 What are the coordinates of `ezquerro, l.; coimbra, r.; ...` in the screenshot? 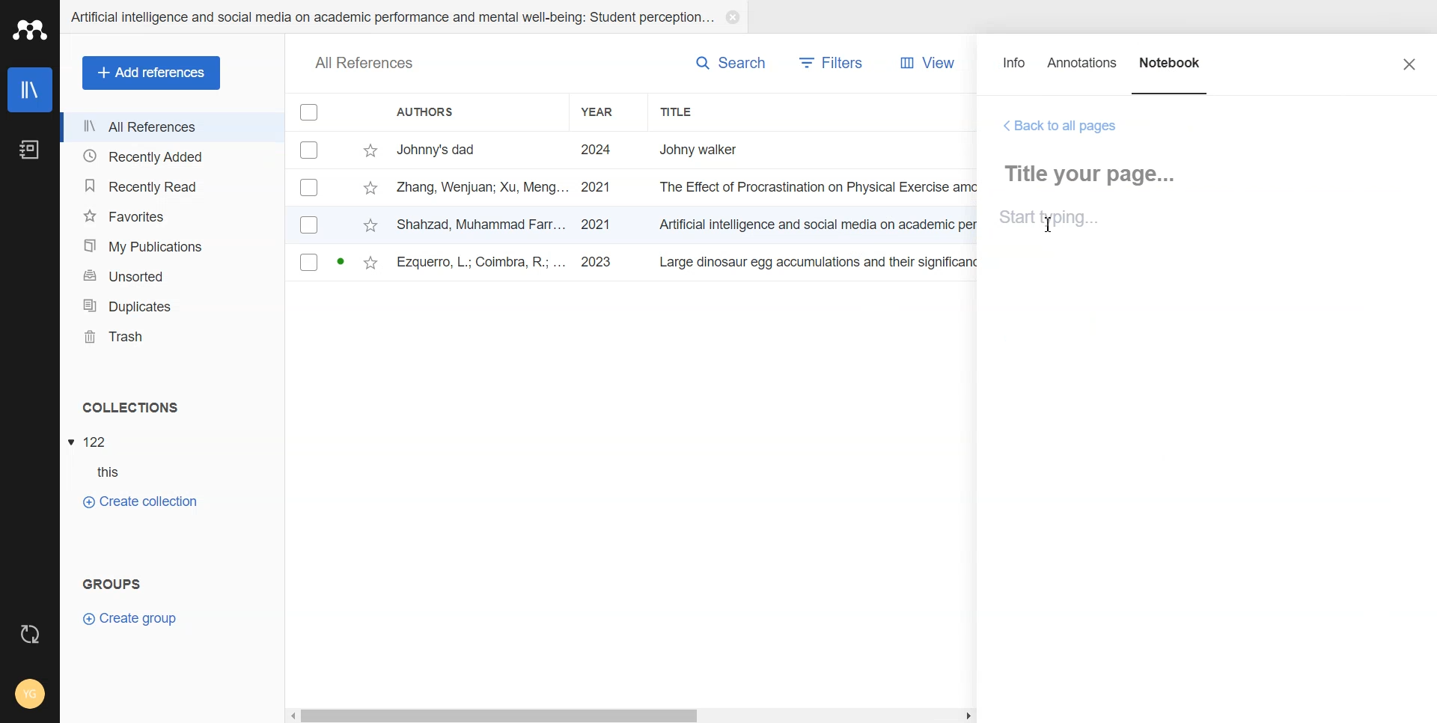 It's located at (483, 263).